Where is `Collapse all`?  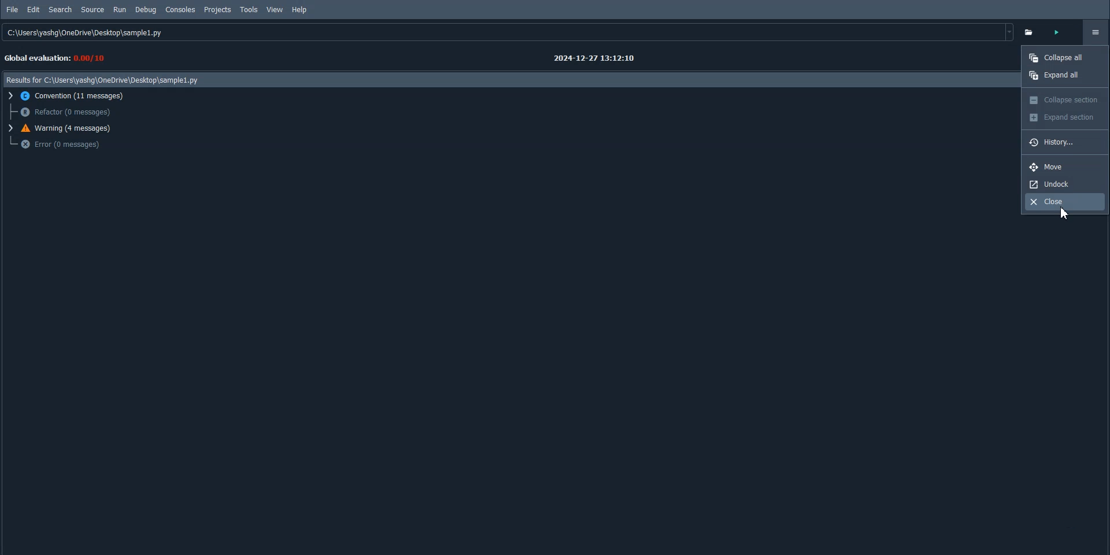 Collapse all is located at coordinates (1064, 57).